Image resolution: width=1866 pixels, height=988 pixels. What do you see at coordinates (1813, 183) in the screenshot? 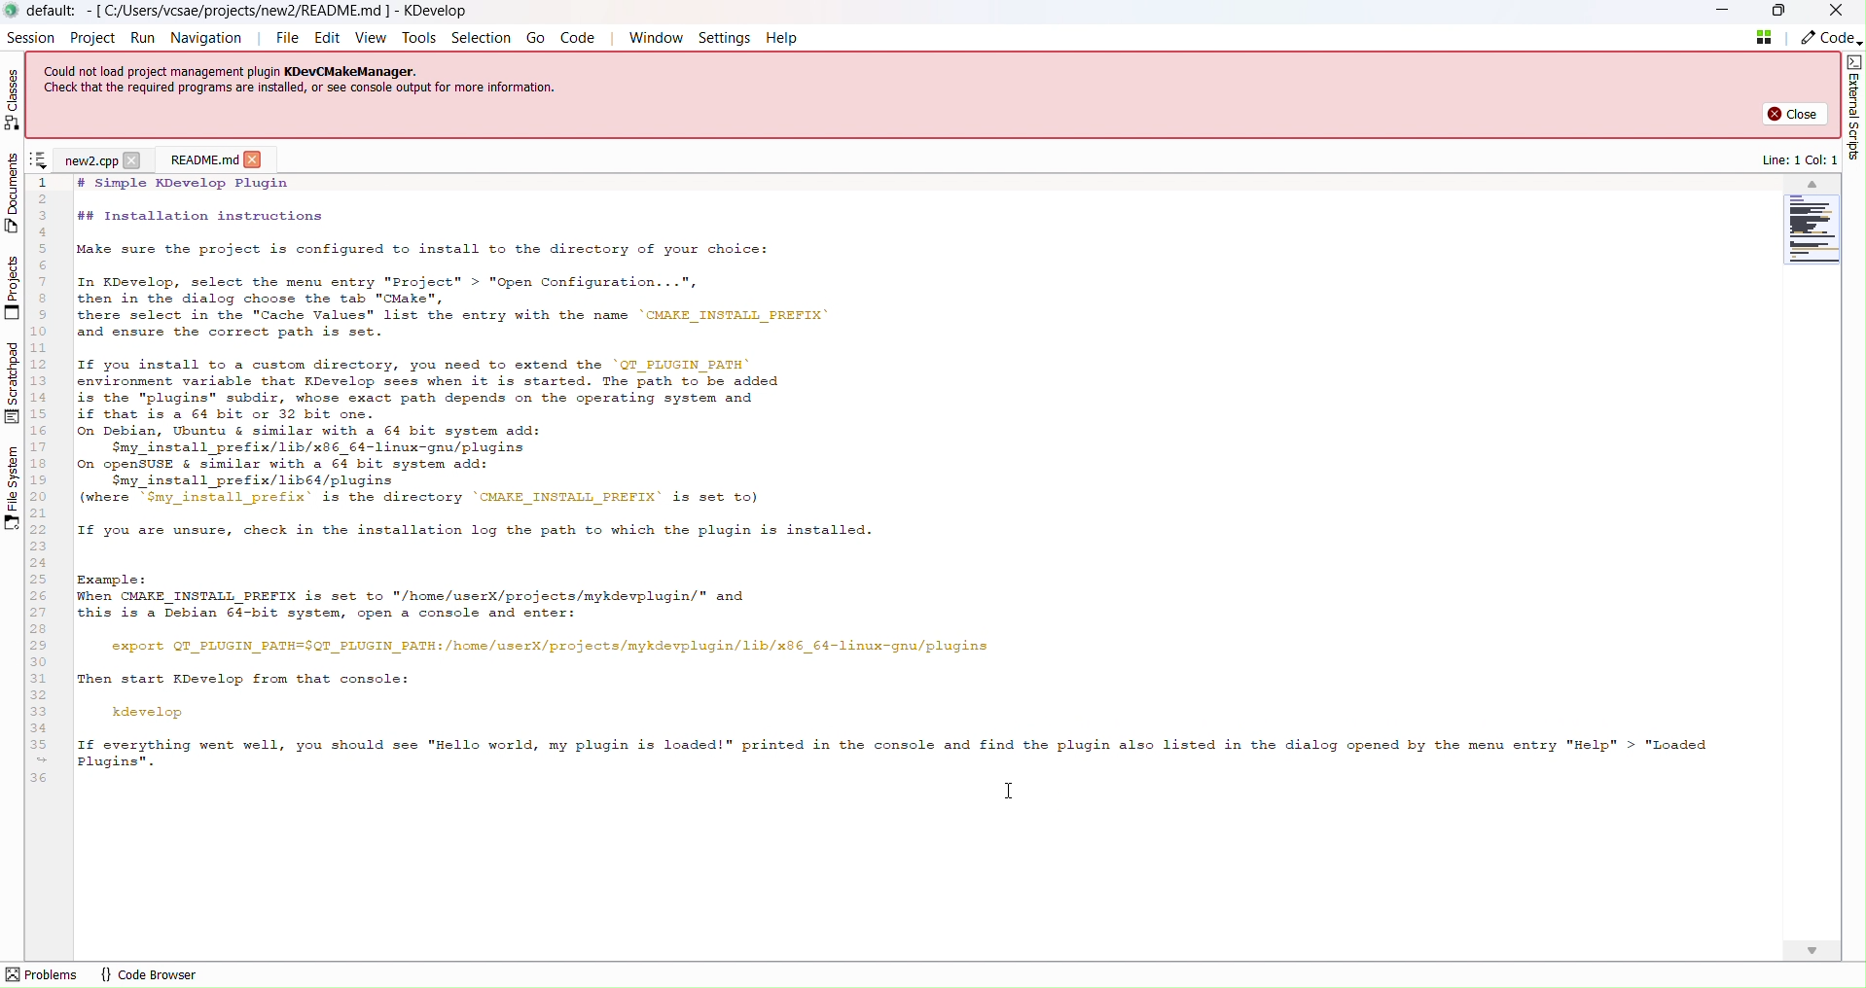
I see `scroll up` at bounding box center [1813, 183].